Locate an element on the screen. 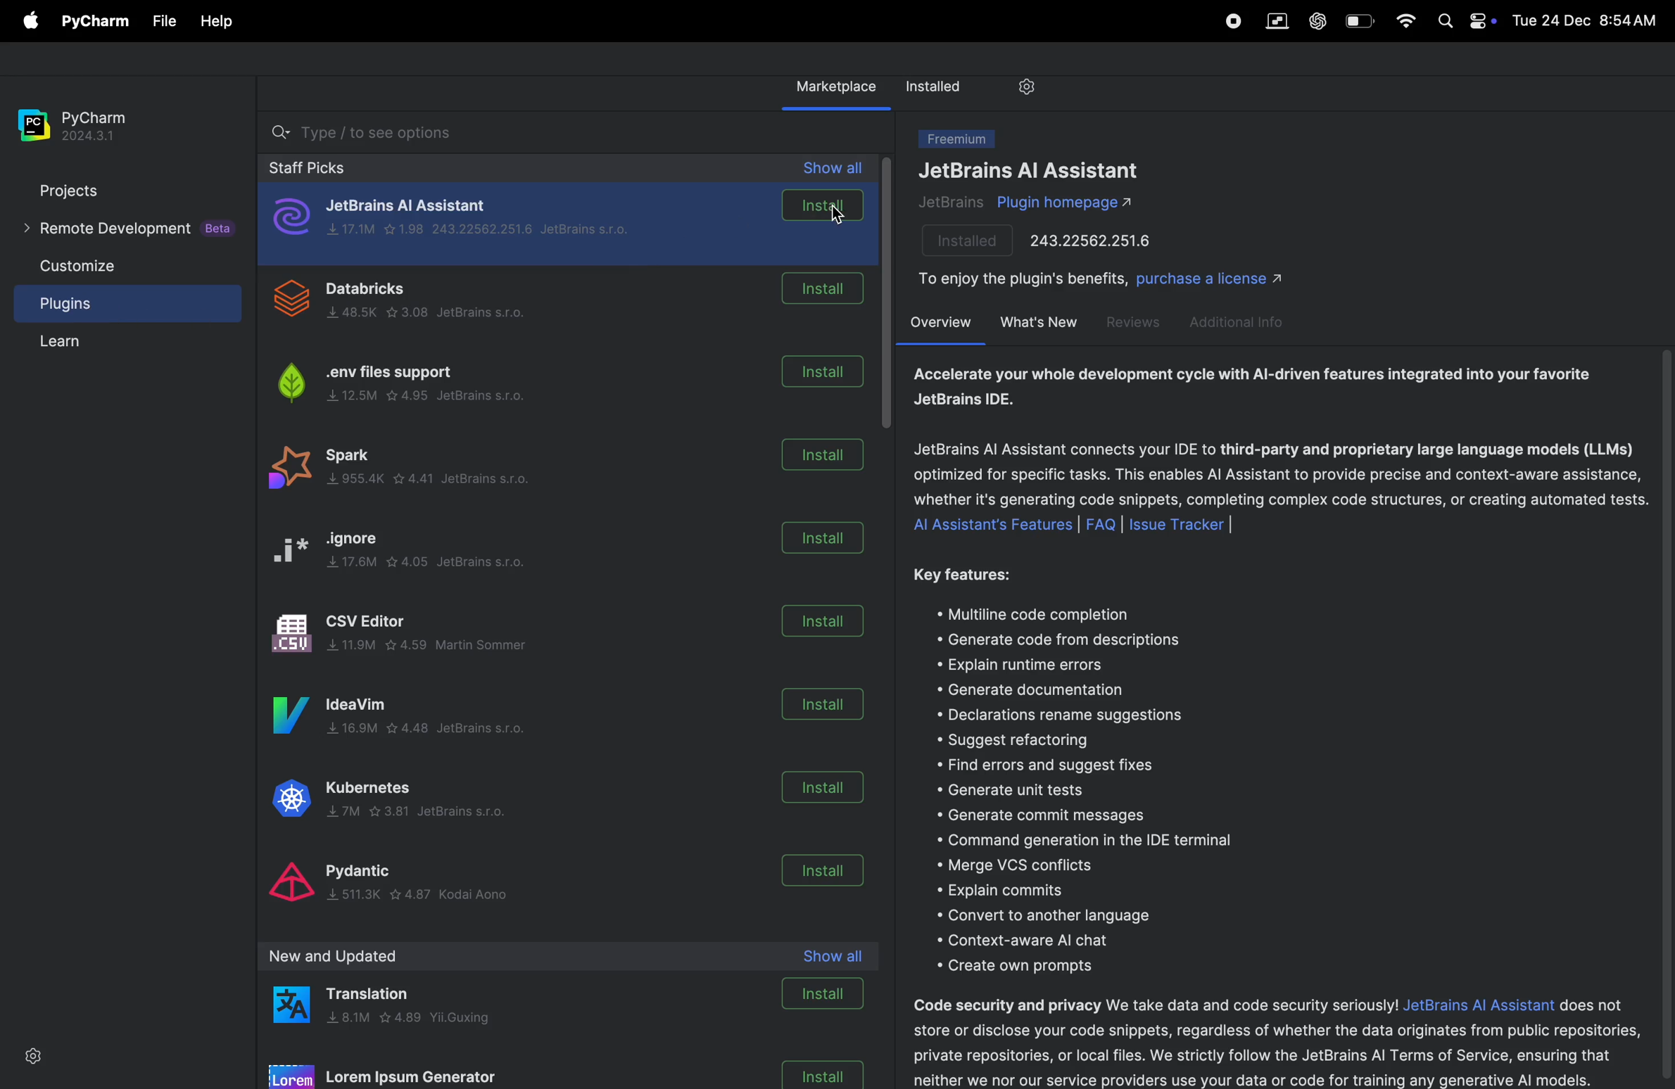  additional info is located at coordinates (1245, 319).